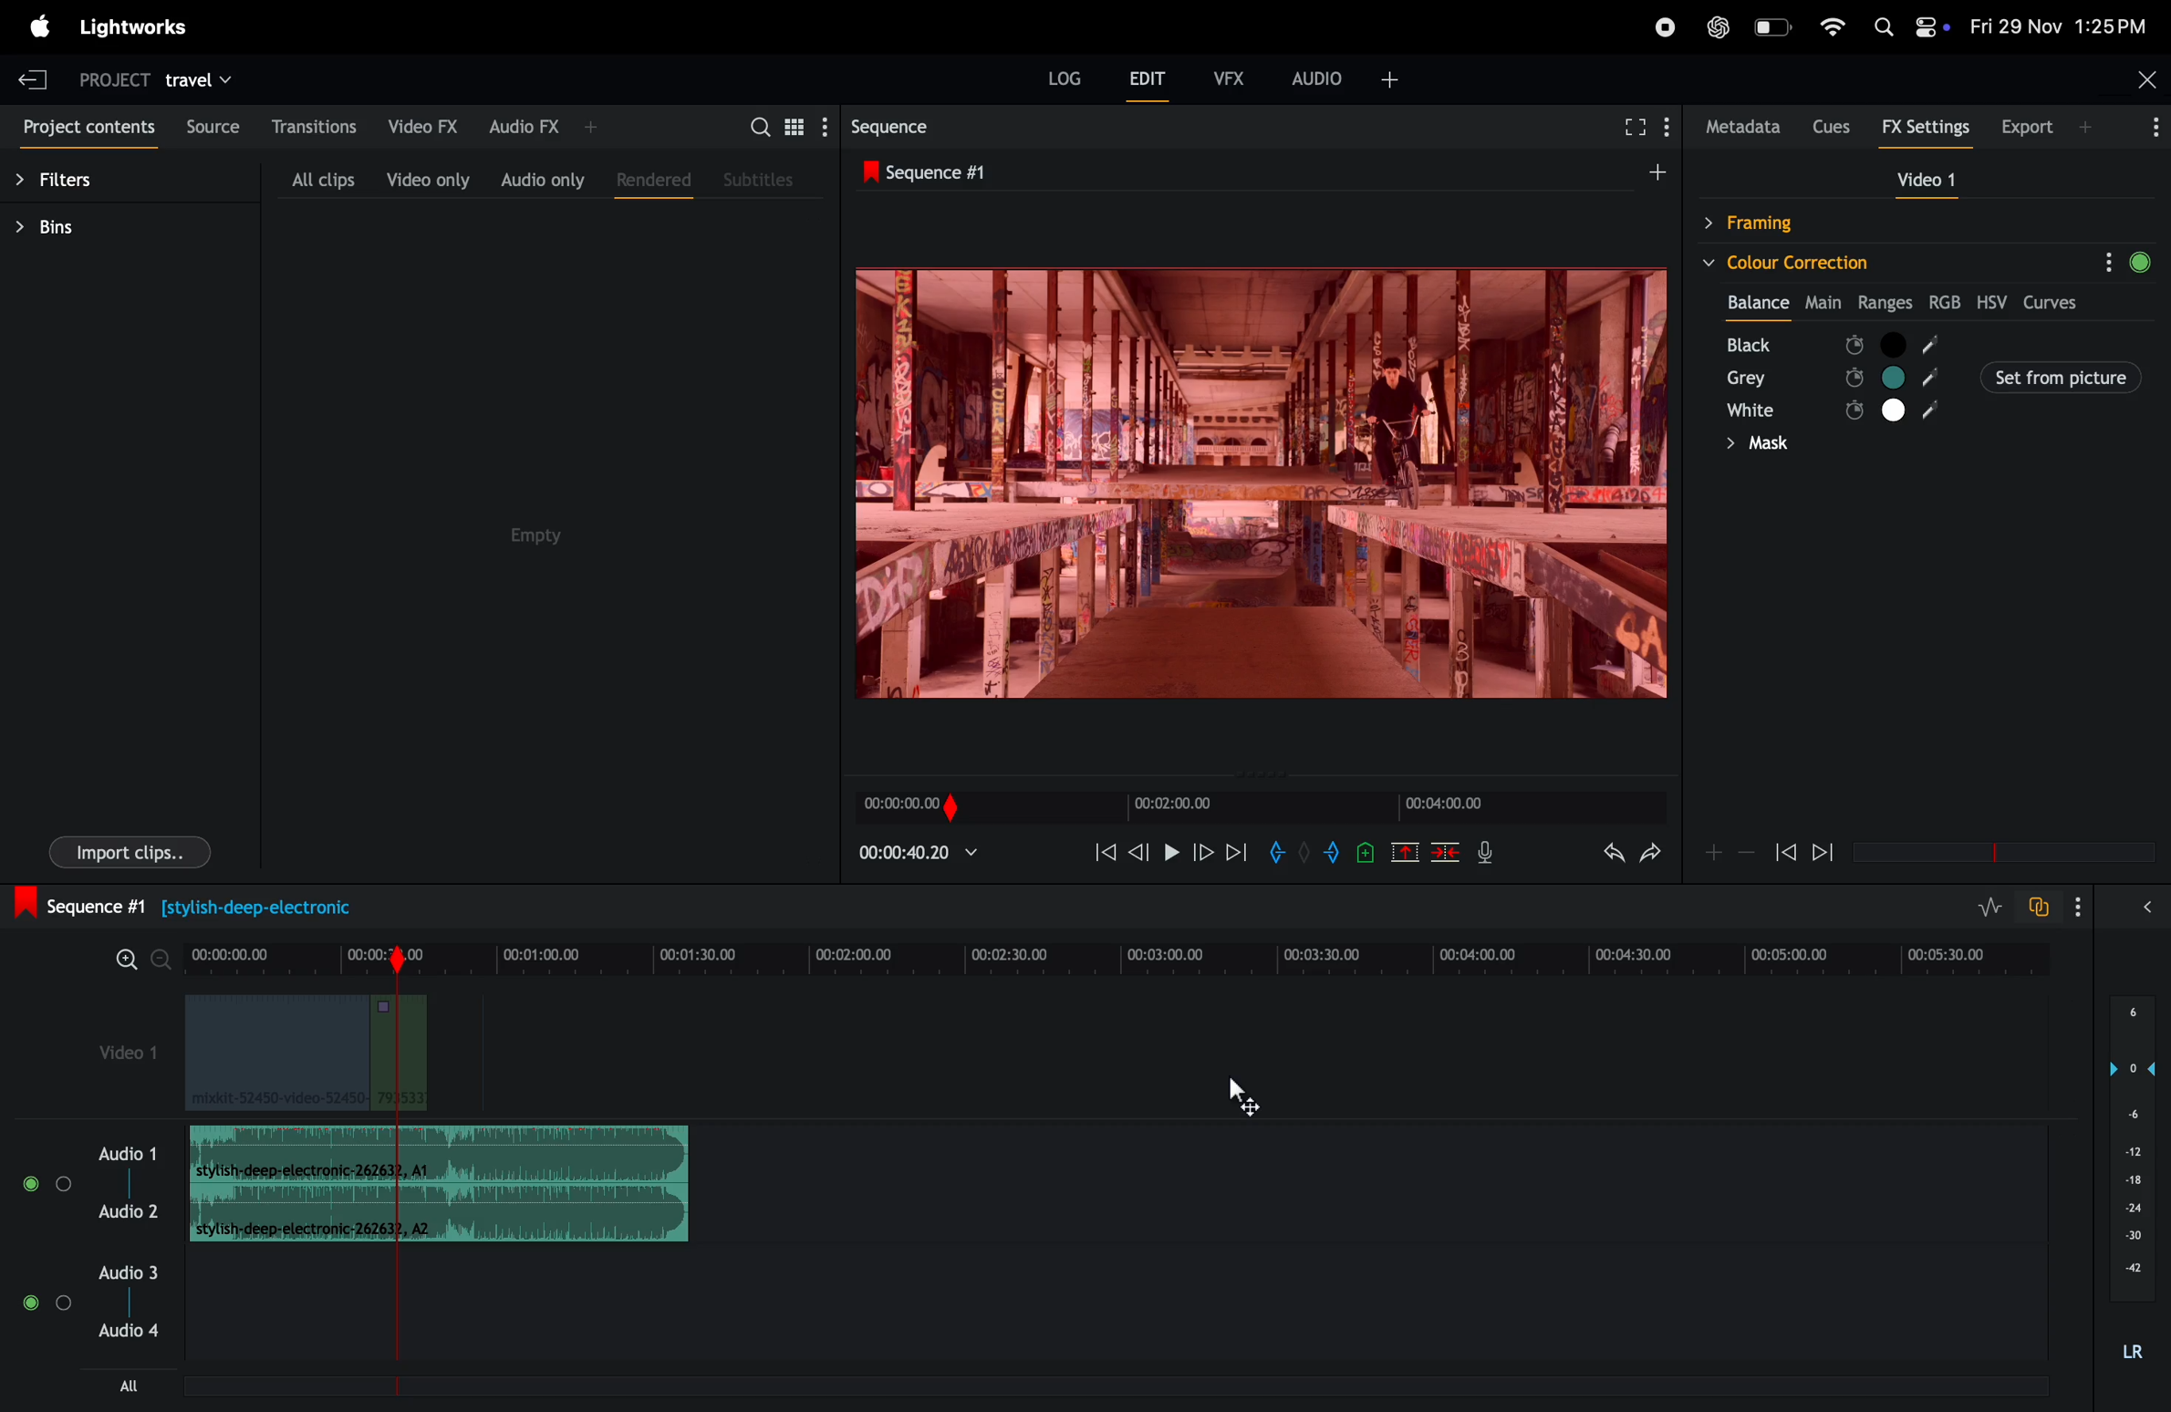  I want to click on expand, so click(2145, 907).